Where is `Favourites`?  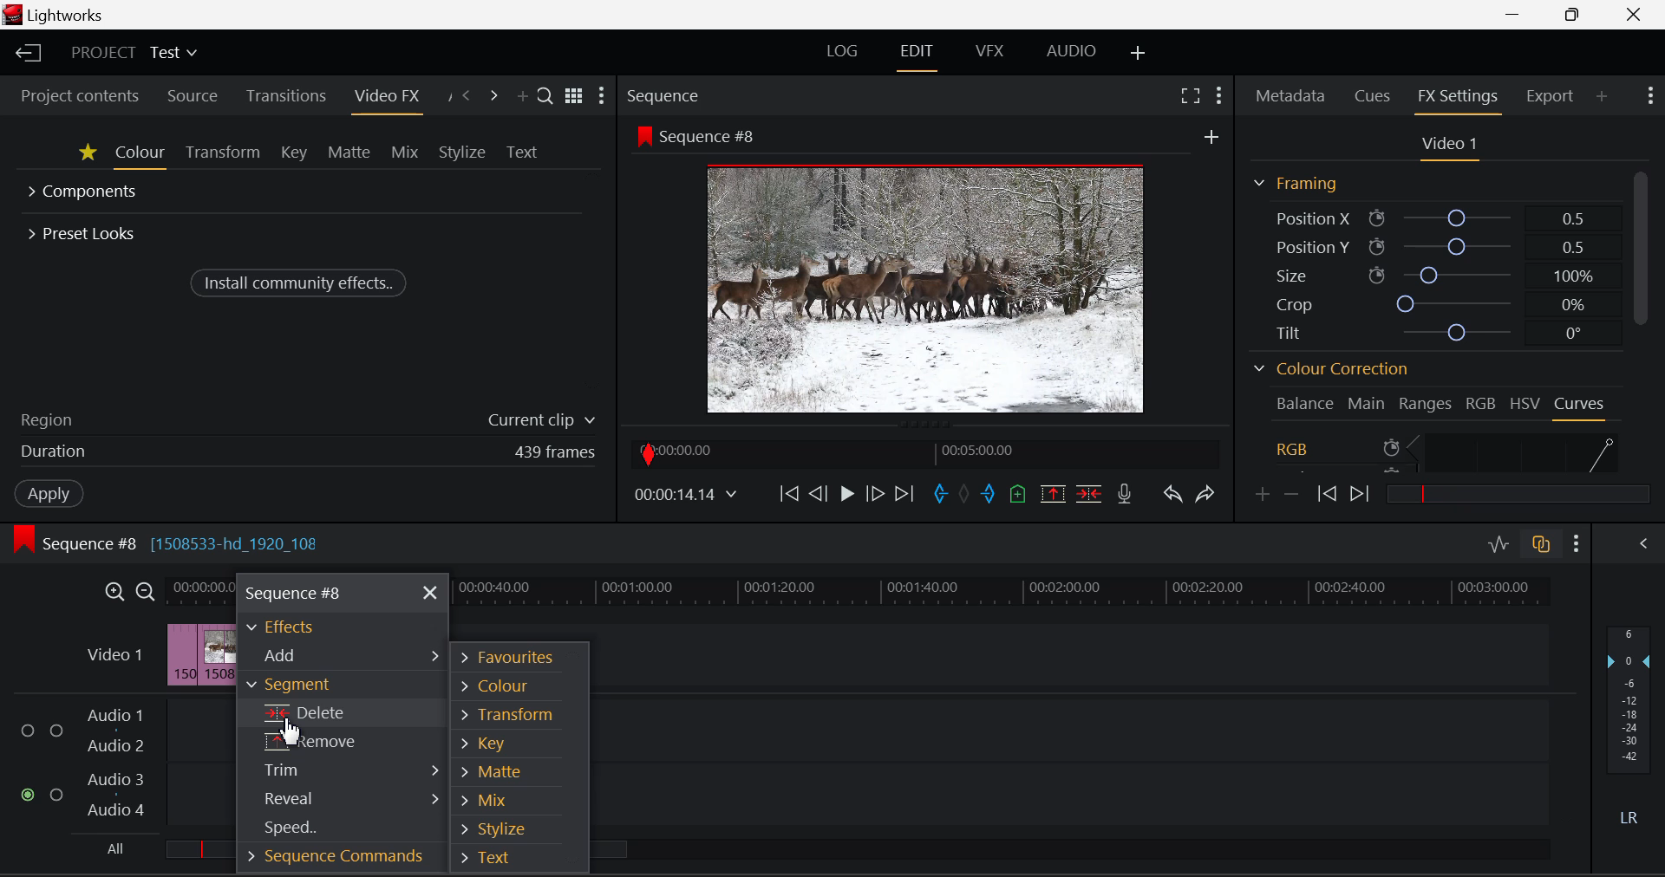
Favourites is located at coordinates (508, 659).